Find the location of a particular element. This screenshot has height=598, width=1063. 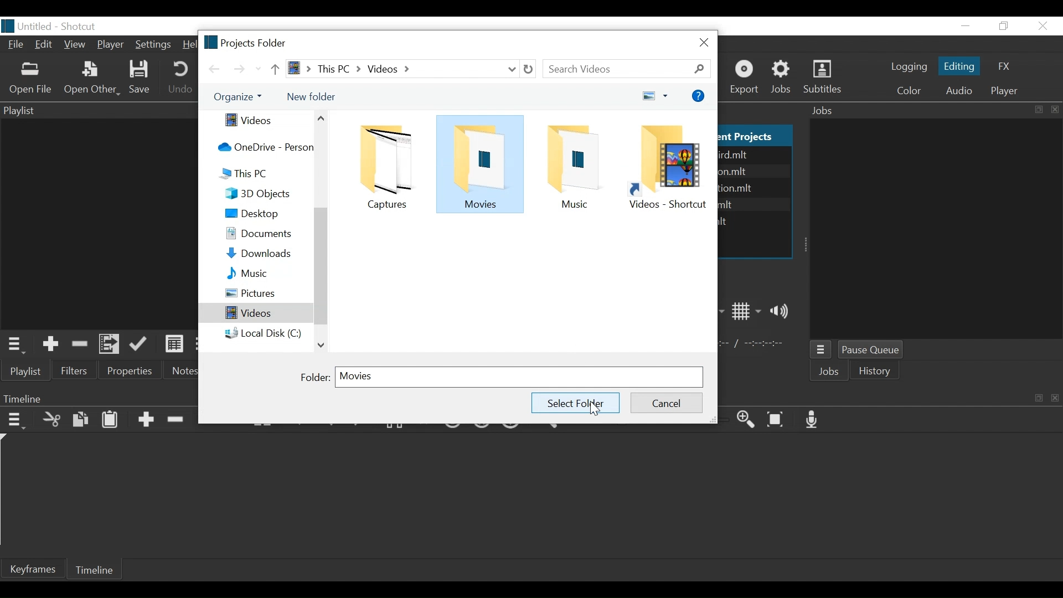

Jobs Menu is located at coordinates (822, 351).